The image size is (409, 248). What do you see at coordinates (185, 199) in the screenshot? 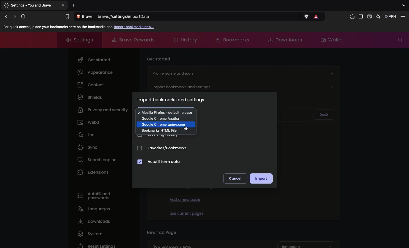
I see `Add a new page` at bounding box center [185, 199].